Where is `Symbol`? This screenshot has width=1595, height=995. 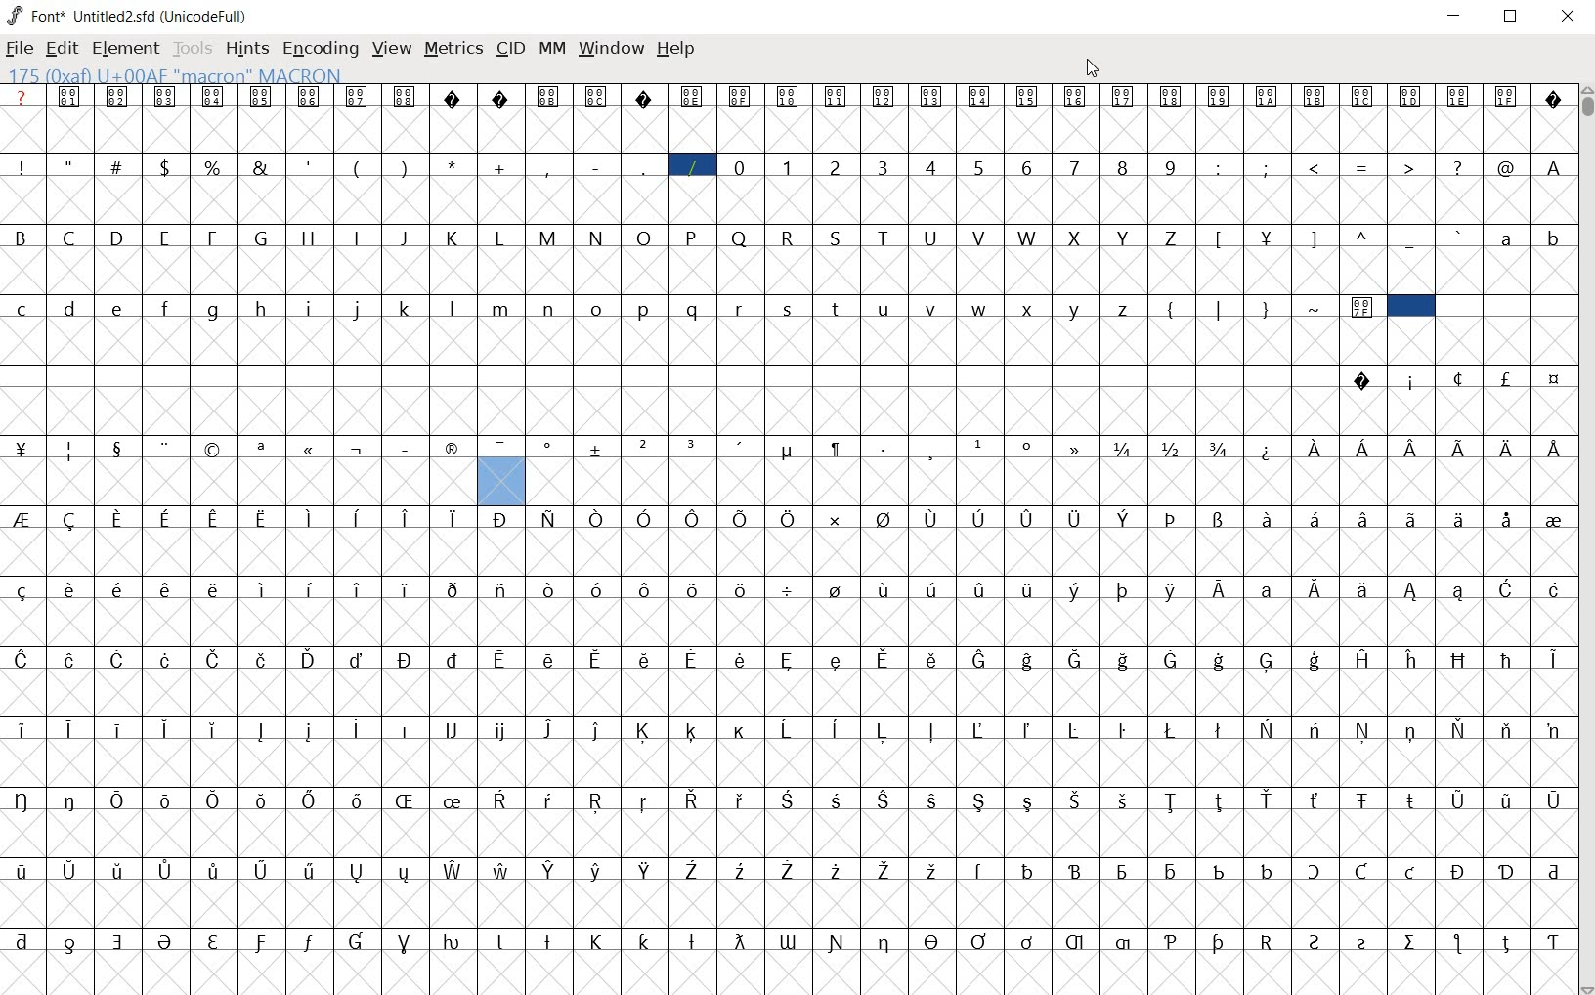
Symbol is located at coordinates (1123, 730).